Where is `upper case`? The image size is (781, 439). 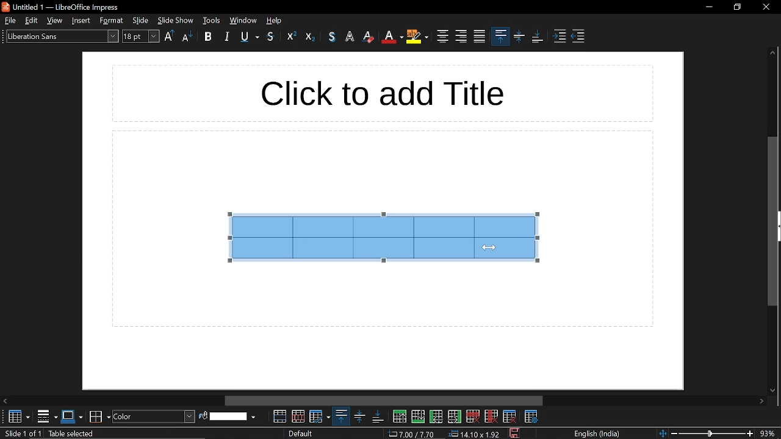 upper case is located at coordinates (169, 35).